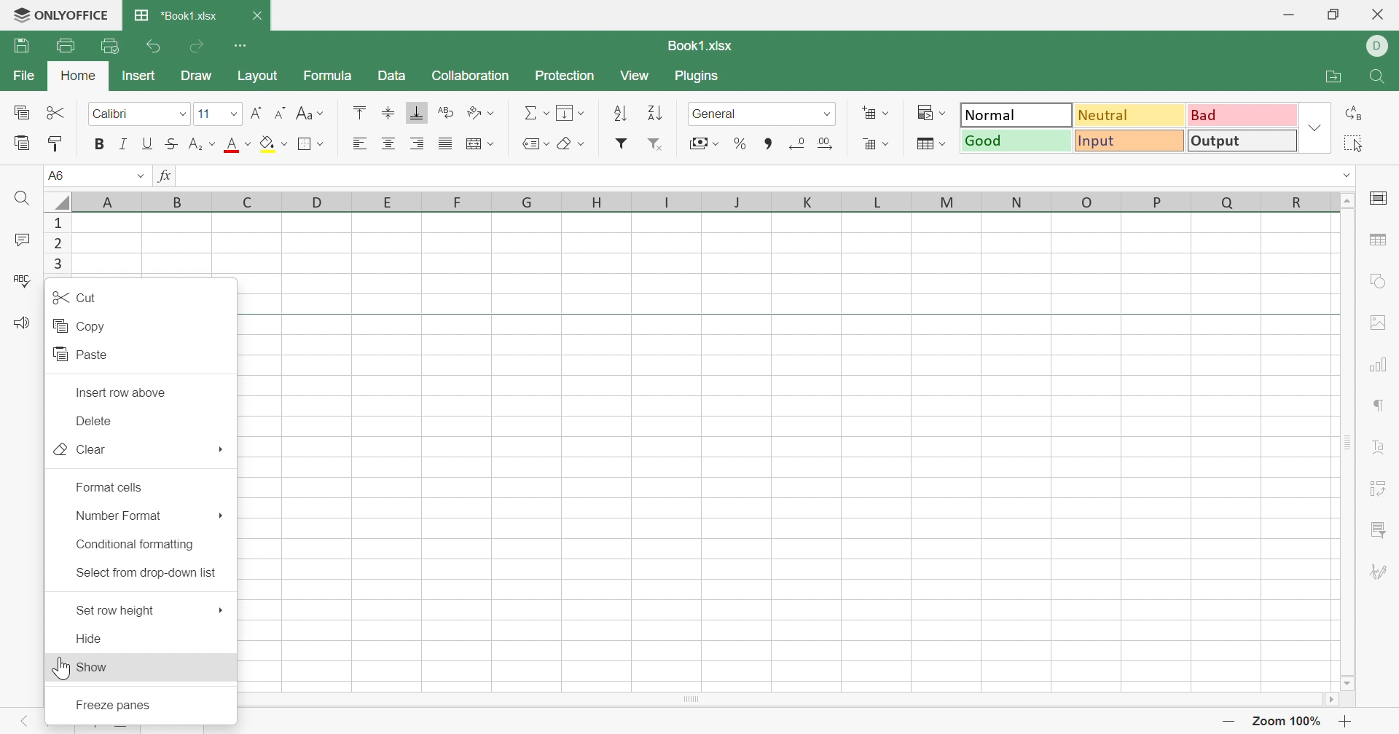  What do you see at coordinates (220, 516) in the screenshot?
I see `More` at bounding box center [220, 516].